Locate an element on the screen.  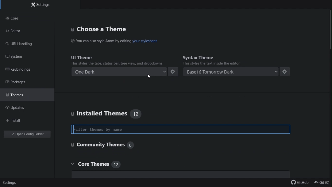
Updates is located at coordinates (19, 108).